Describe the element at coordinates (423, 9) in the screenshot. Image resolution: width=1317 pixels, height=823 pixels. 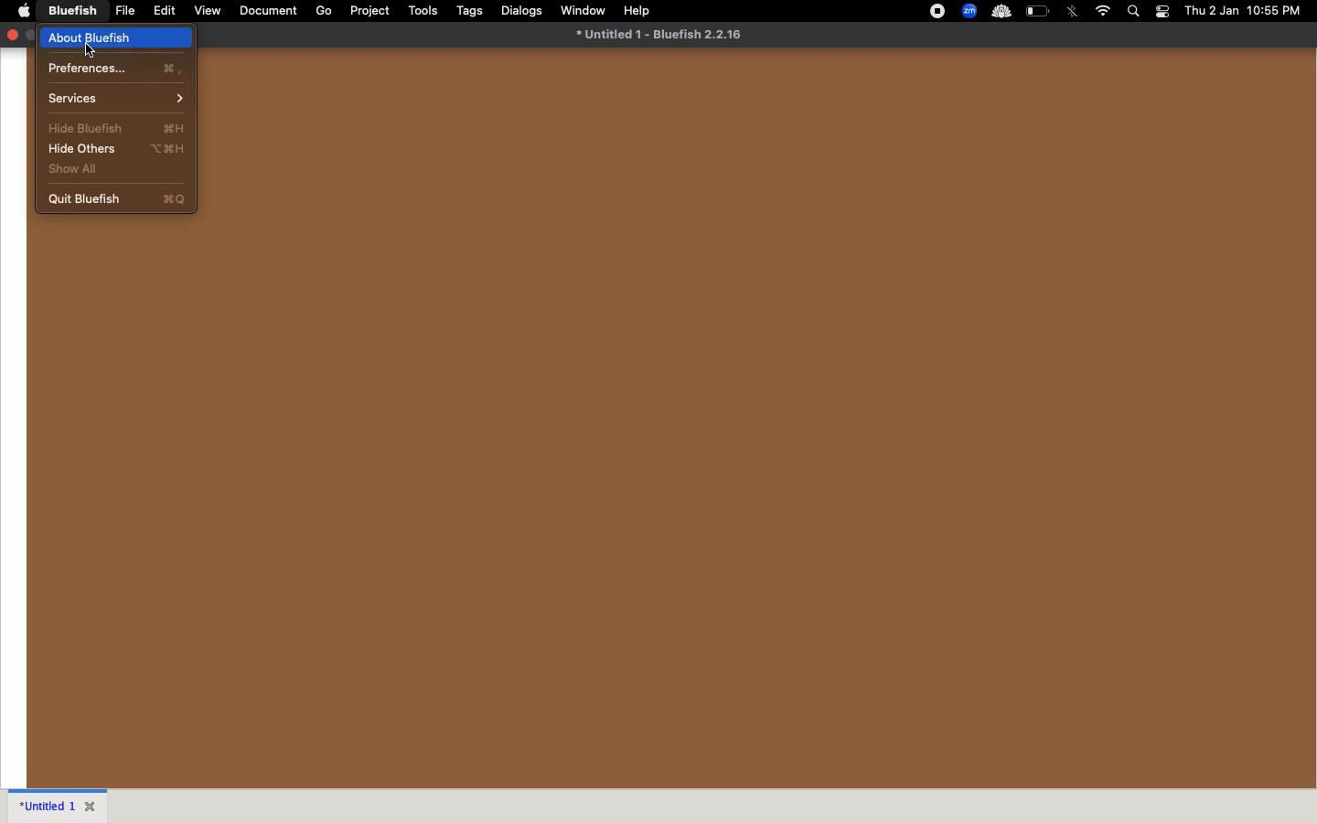
I see `tools` at that location.